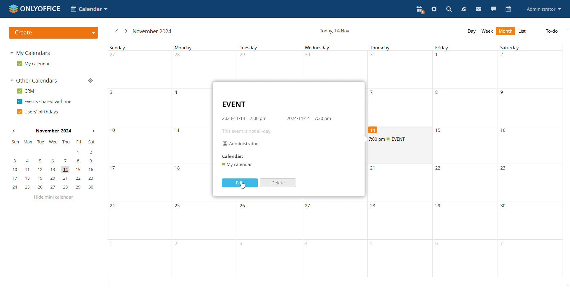 Image resolution: width=570 pixels, height=288 pixels. What do you see at coordinates (373, 92) in the screenshot?
I see `number` at bounding box center [373, 92].